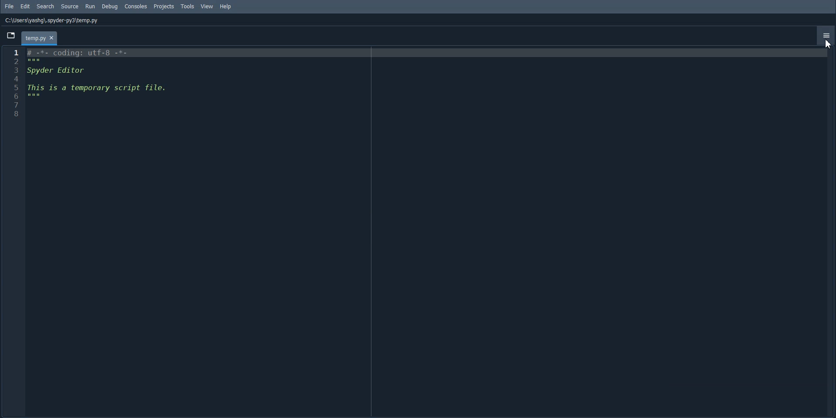 This screenshot has width=836, height=418. I want to click on Source, so click(70, 6).